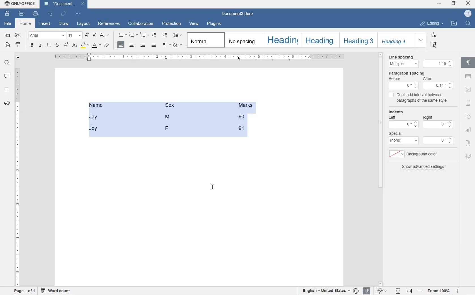 The height and width of the screenshot is (295, 475). Describe the element at coordinates (133, 34) in the screenshot. I see `NUMBERING` at that location.